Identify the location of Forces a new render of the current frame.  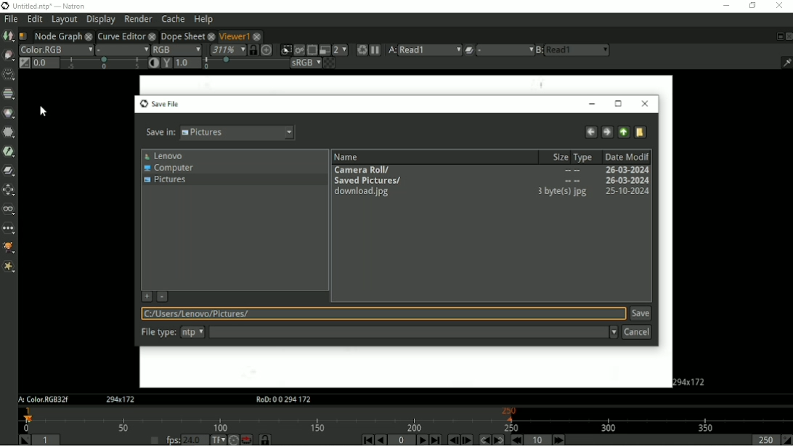
(360, 50).